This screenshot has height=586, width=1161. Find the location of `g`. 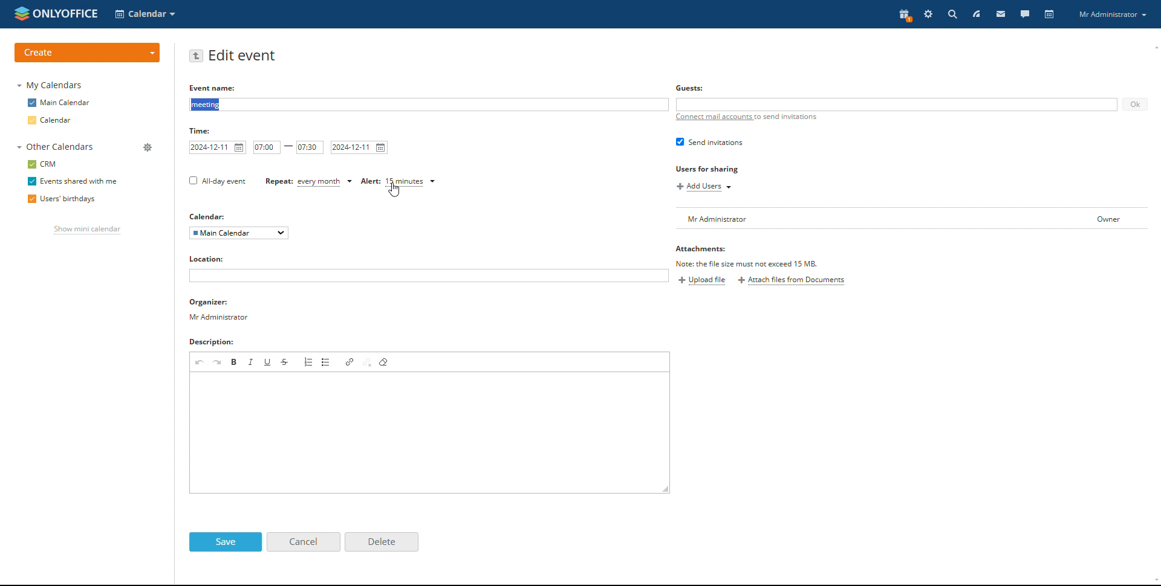

g is located at coordinates (686, 88).